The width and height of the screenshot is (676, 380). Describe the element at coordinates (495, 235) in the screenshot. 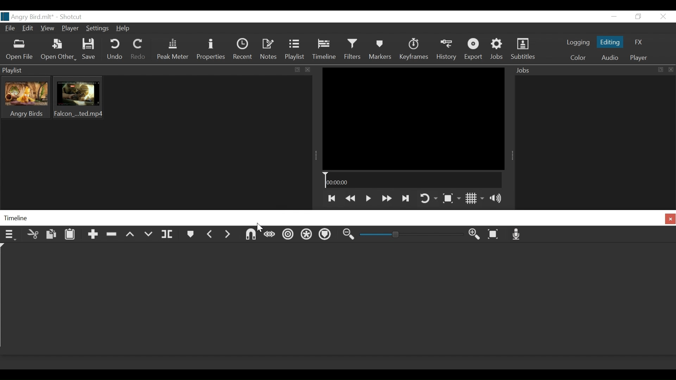

I see `Zoom timeline to fit` at that location.